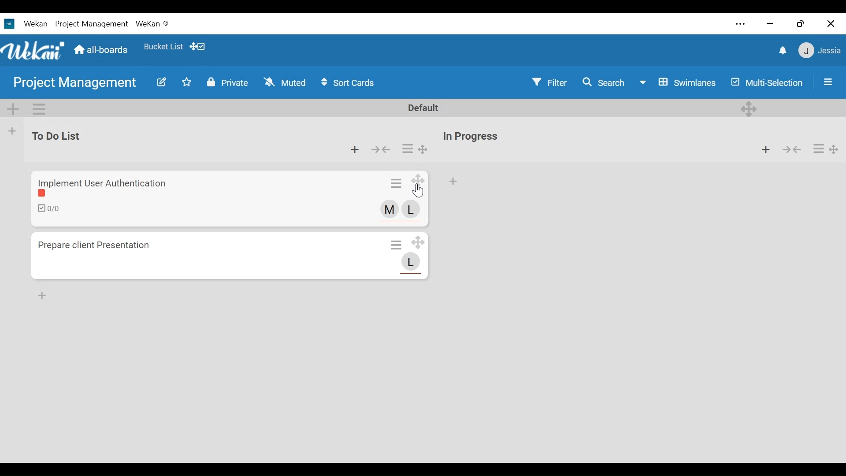 The width and height of the screenshot is (846, 476). Describe the element at coordinates (58, 136) in the screenshot. I see `list Title` at that location.